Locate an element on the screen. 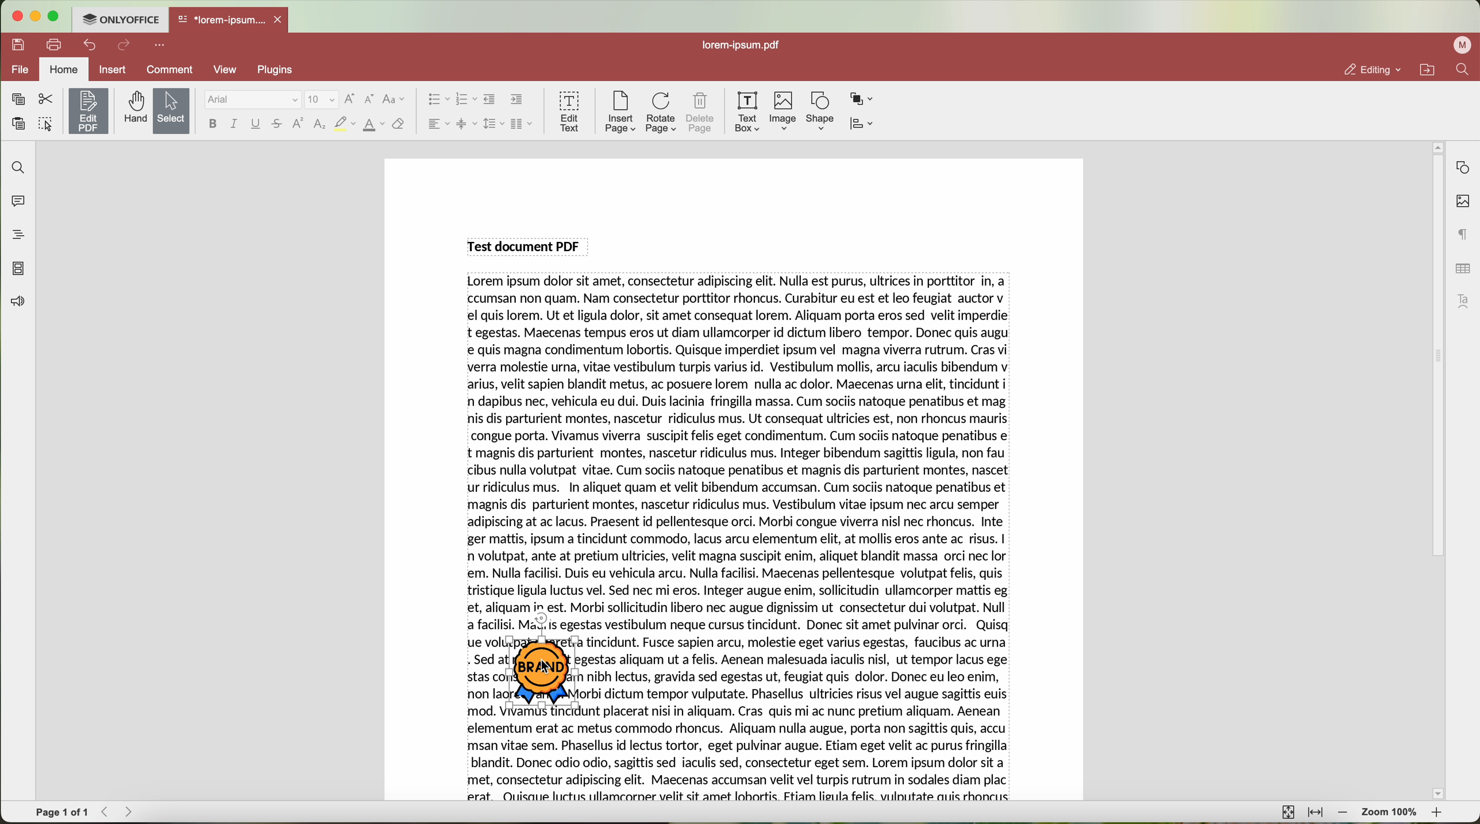  zoom in is located at coordinates (1438, 815).